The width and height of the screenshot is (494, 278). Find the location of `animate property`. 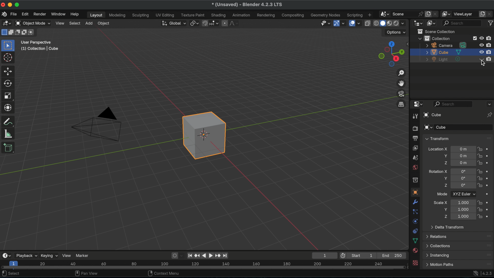

animate property is located at coordinates (489, 178).